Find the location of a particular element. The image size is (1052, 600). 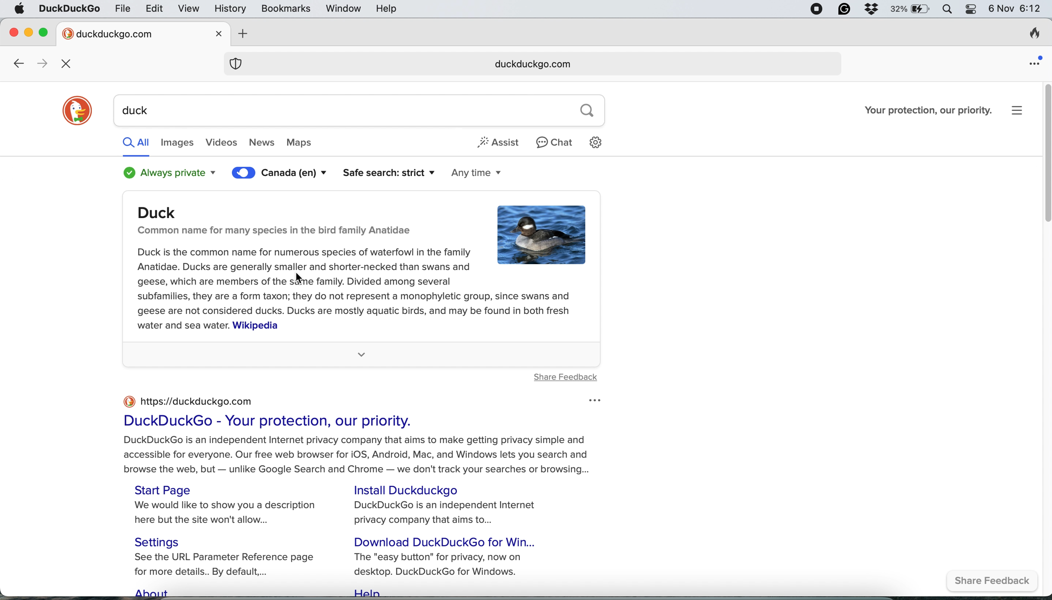

assist is located at coordinates (500, 142).